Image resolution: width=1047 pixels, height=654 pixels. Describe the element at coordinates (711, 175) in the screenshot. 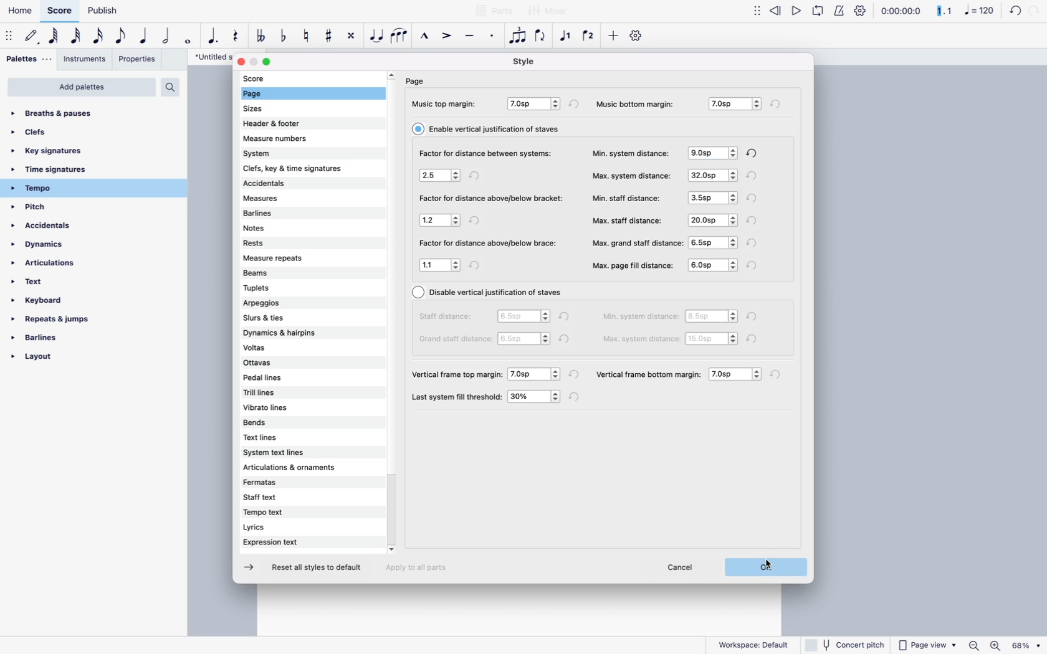

I see `options` at that location.